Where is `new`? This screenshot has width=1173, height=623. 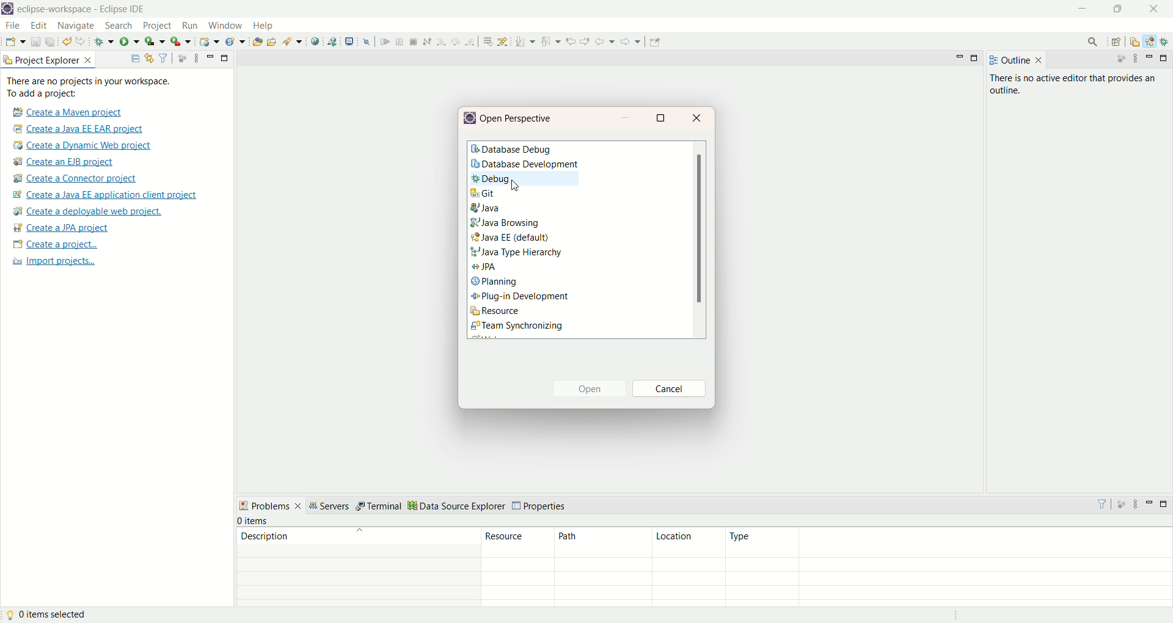 new is located at coordinates (13, 42).